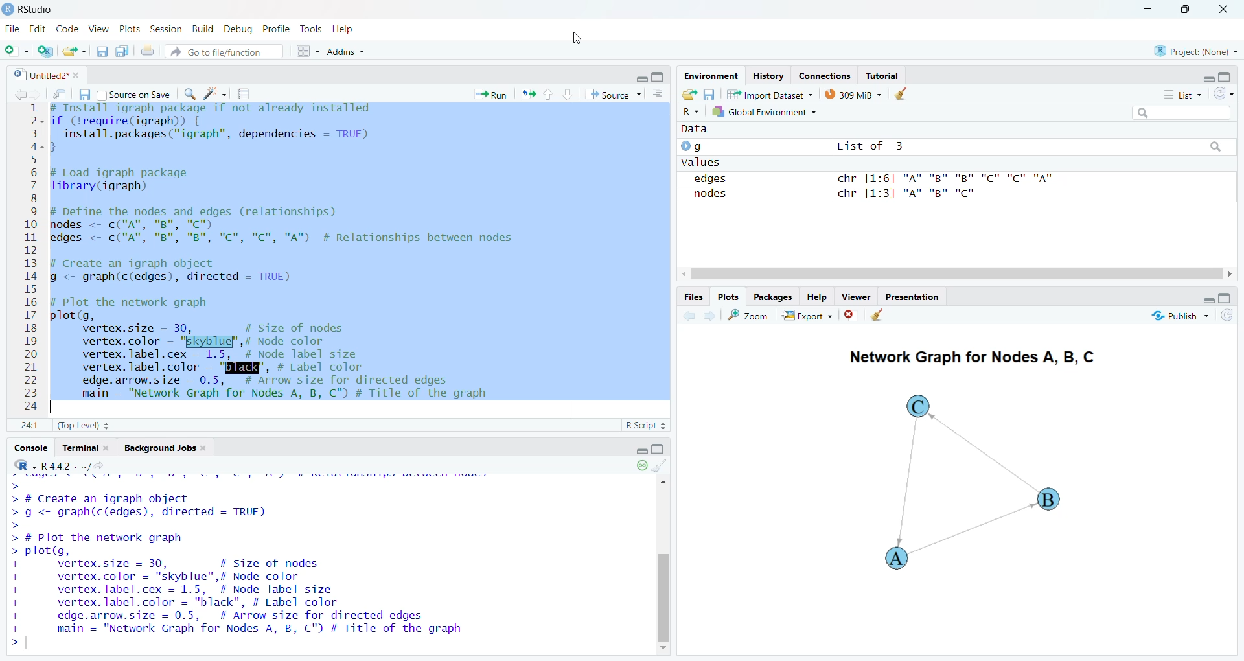  Describe the element at coordinates (303, 53) in the screenshot. I see `grid` at that location.